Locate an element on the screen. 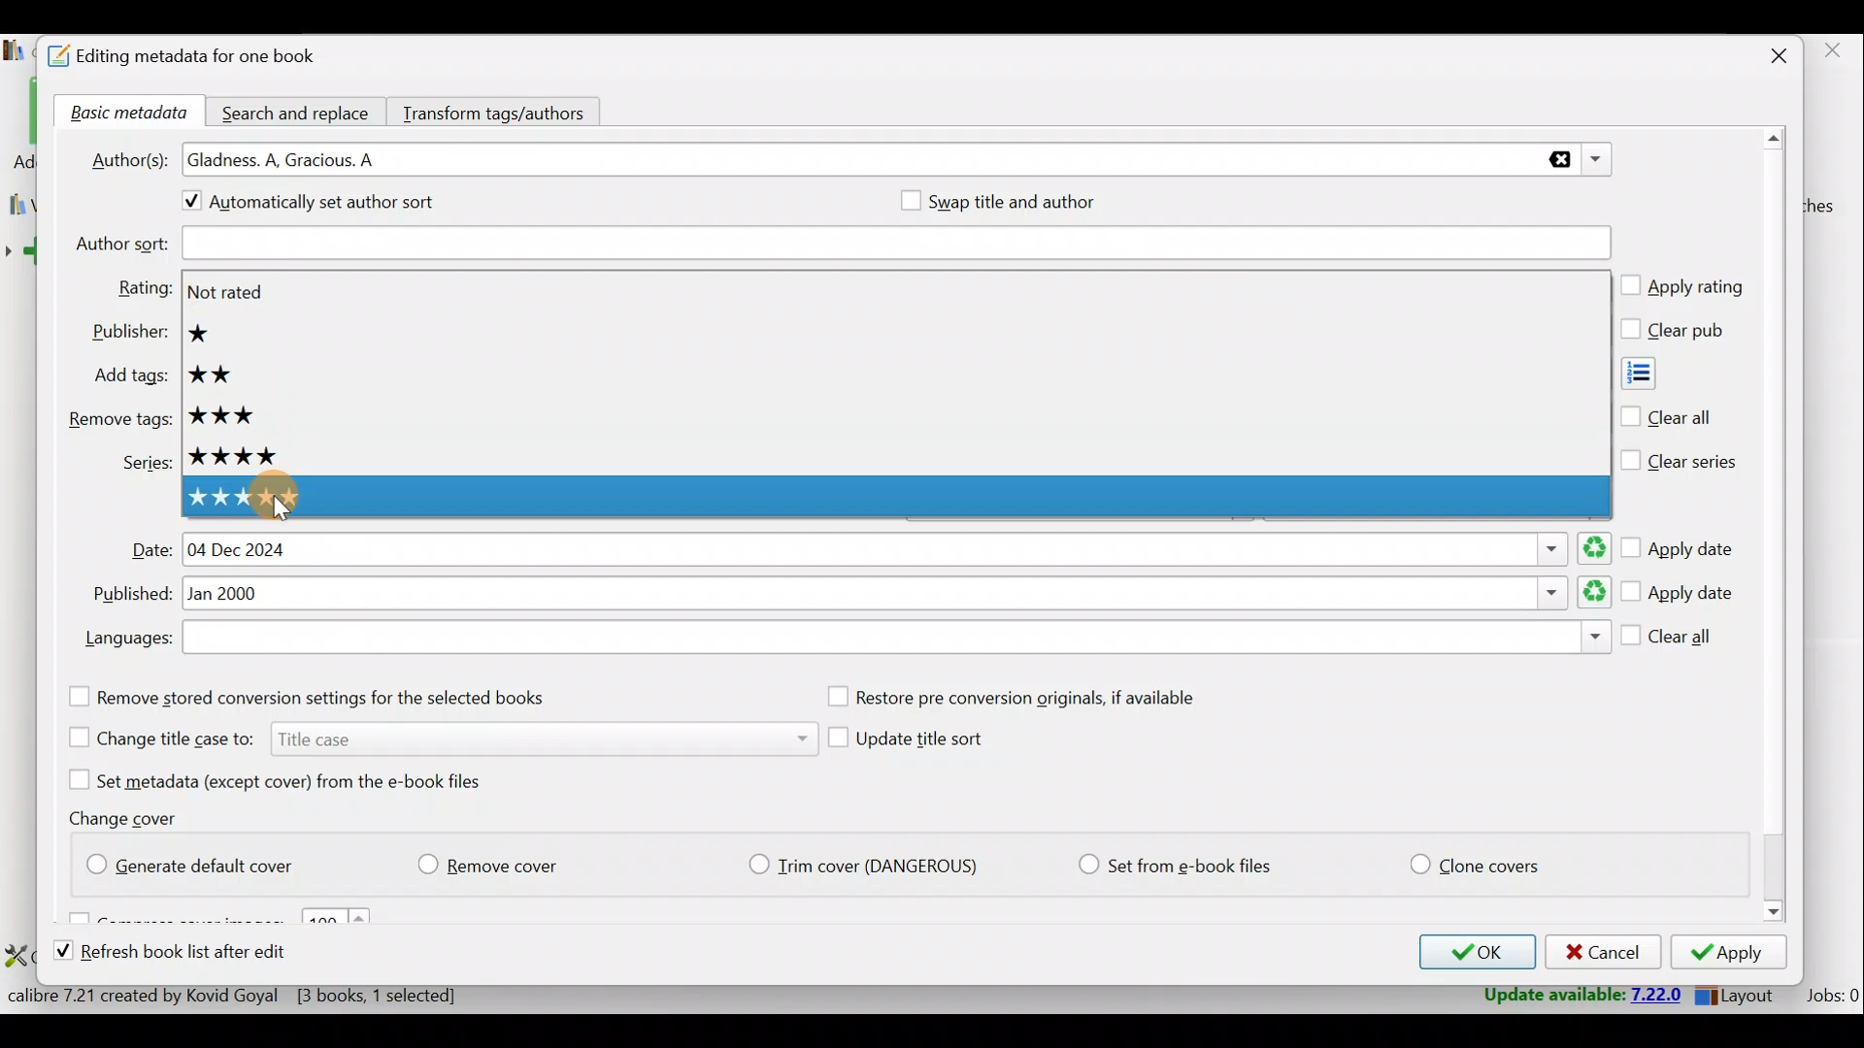  Automatically set author sort is located at coordinates (323, 205).